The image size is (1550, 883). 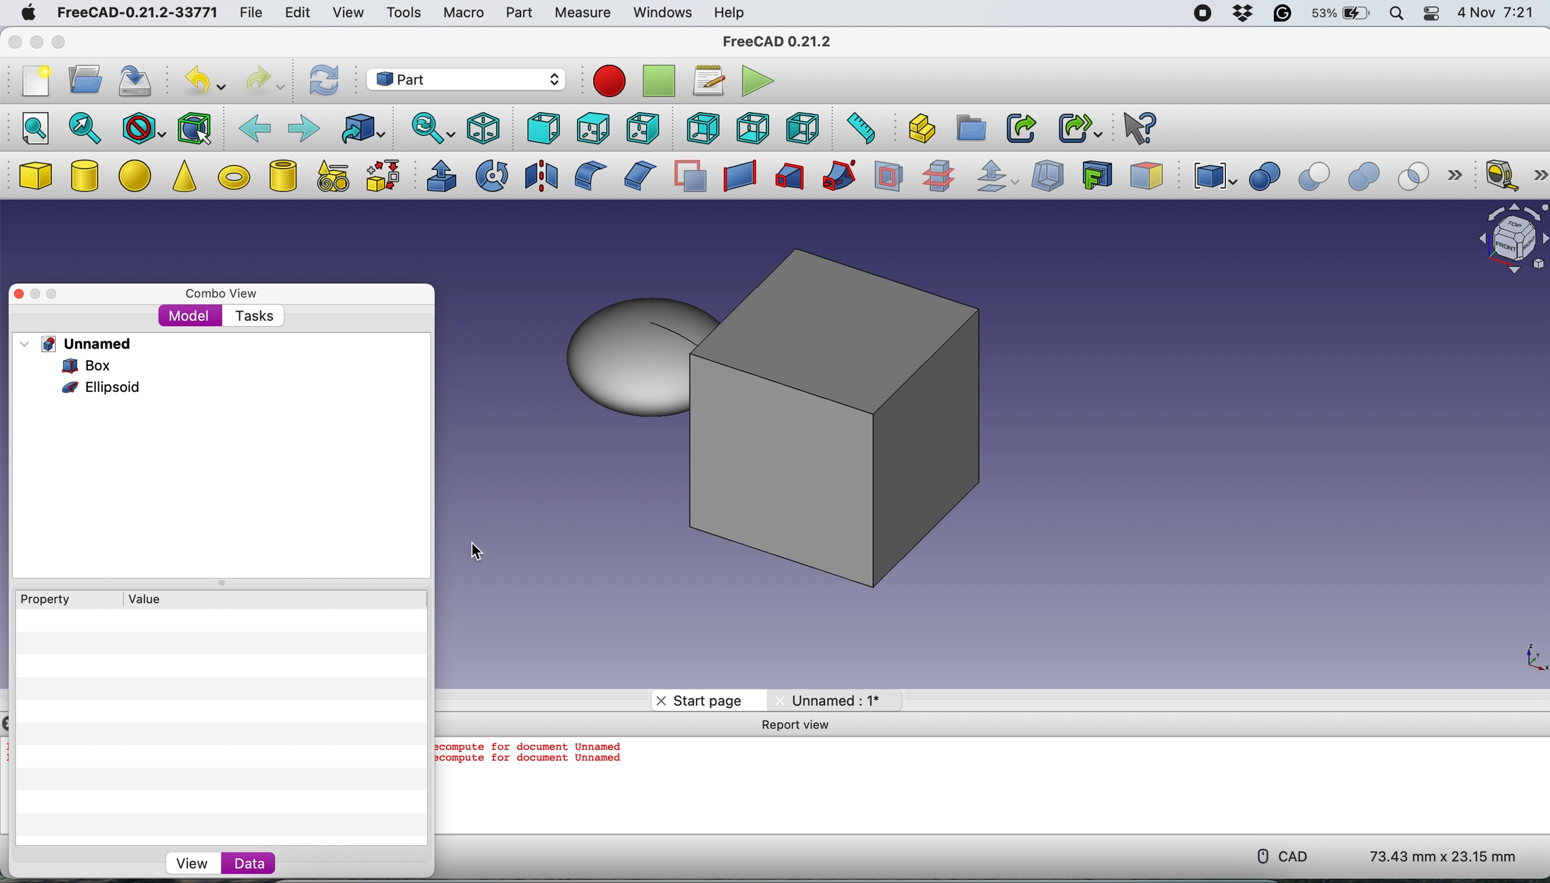 I want to click on mac logo, so click(x=25, y=14).